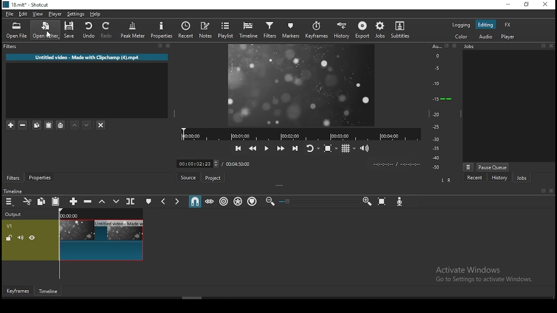  I want to click on cursor, so click(50, 33).